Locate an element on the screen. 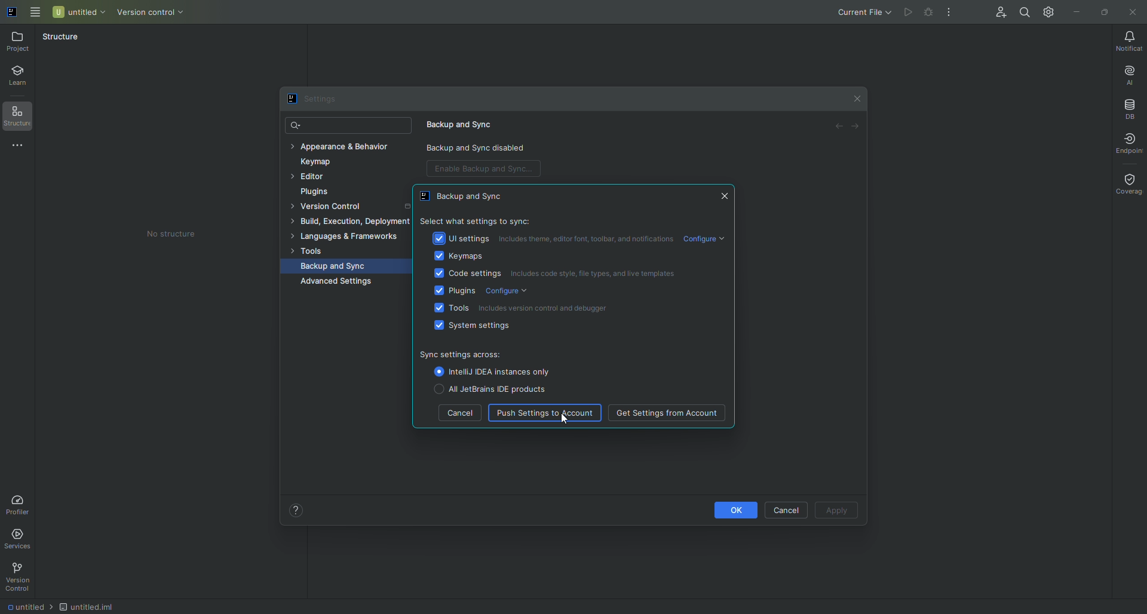  Settings Range is located at coordinates (508, 354).